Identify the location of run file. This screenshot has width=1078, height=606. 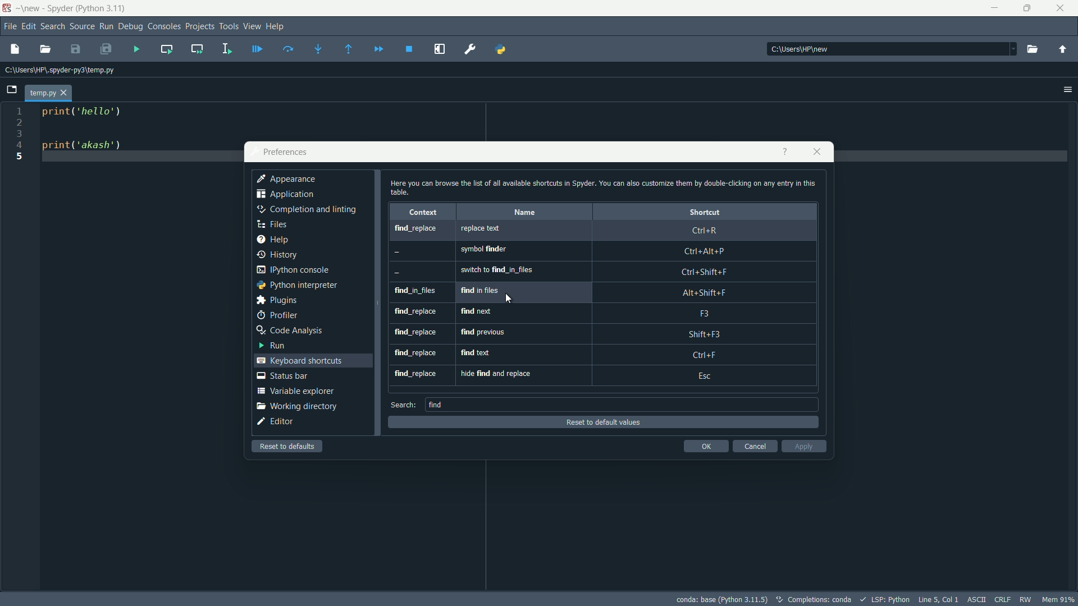
(138, 48).